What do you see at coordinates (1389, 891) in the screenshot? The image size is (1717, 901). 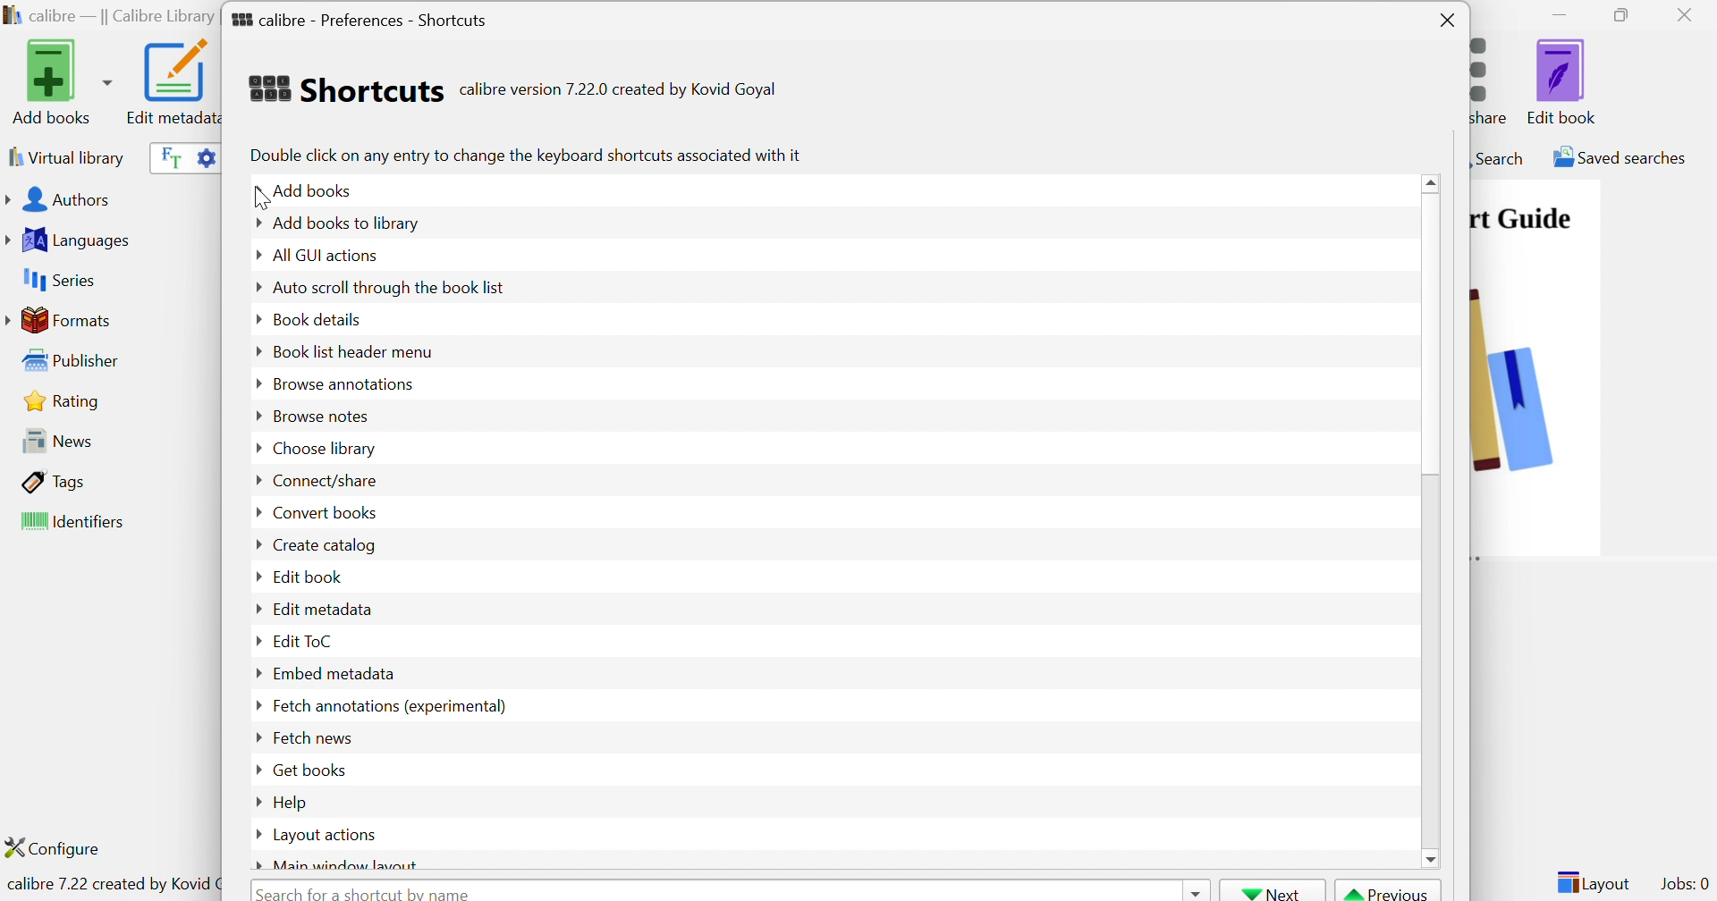 I see `Previous` at bounding box center [1389, 891].